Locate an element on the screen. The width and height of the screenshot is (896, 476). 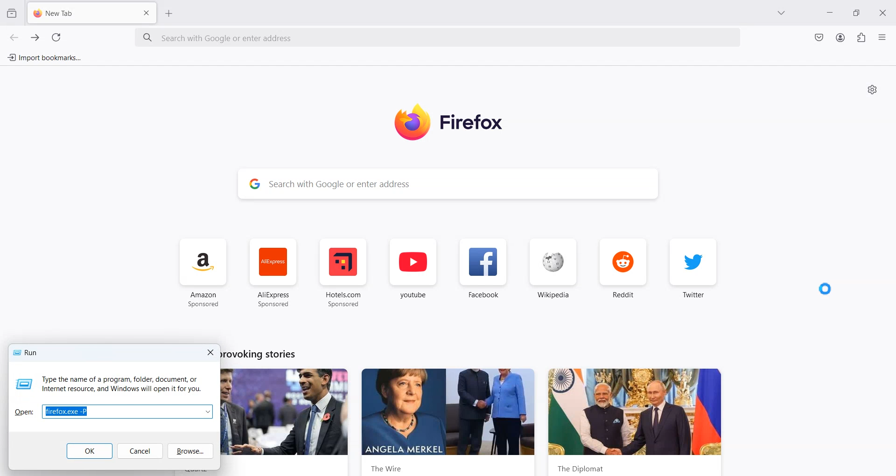
Save to Pocket is located at coordinates (818, 37).